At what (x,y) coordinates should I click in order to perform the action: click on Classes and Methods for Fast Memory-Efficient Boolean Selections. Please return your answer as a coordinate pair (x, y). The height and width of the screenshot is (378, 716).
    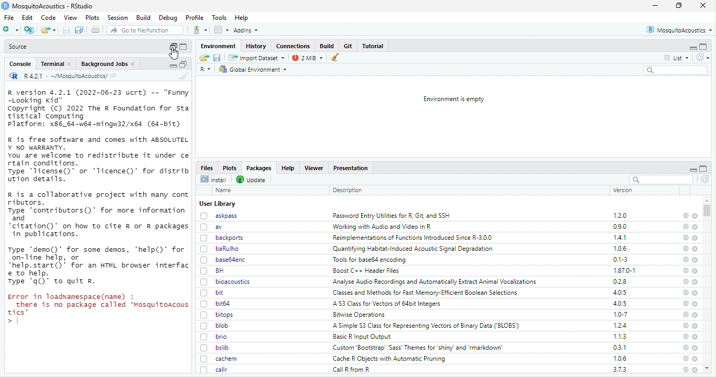
    Looking at the image, I should click on (425, 293).